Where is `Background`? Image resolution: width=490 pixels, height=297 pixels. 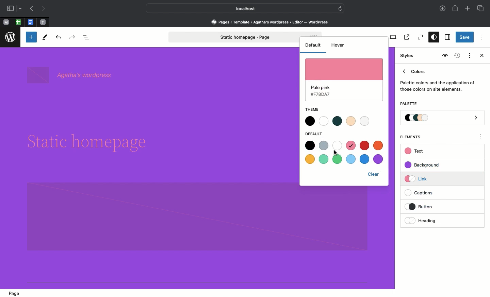
Background is located at coordinates (425, 165).